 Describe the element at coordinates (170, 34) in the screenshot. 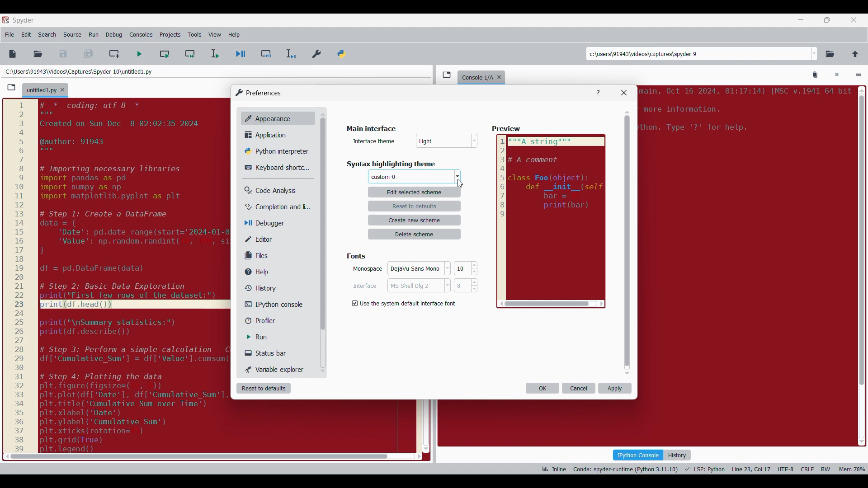

I see `Projects menu` at that location.